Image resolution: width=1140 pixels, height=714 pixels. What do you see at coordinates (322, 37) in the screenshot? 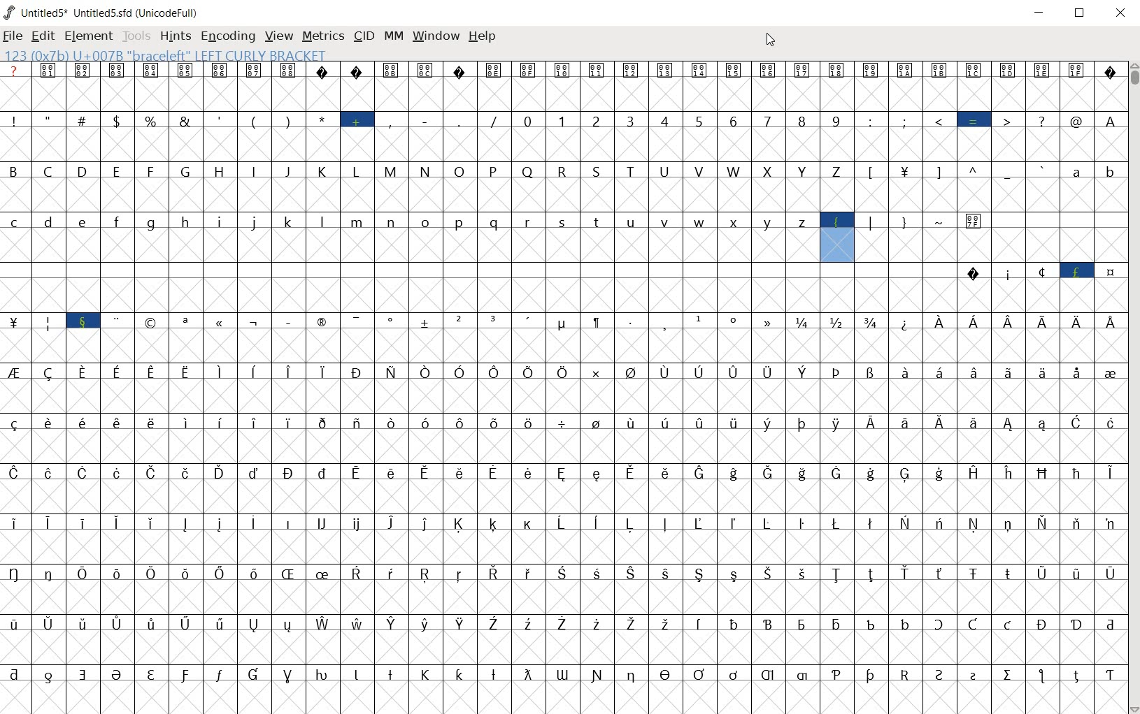
I see `METRICS` at bounding box center [322, 37].